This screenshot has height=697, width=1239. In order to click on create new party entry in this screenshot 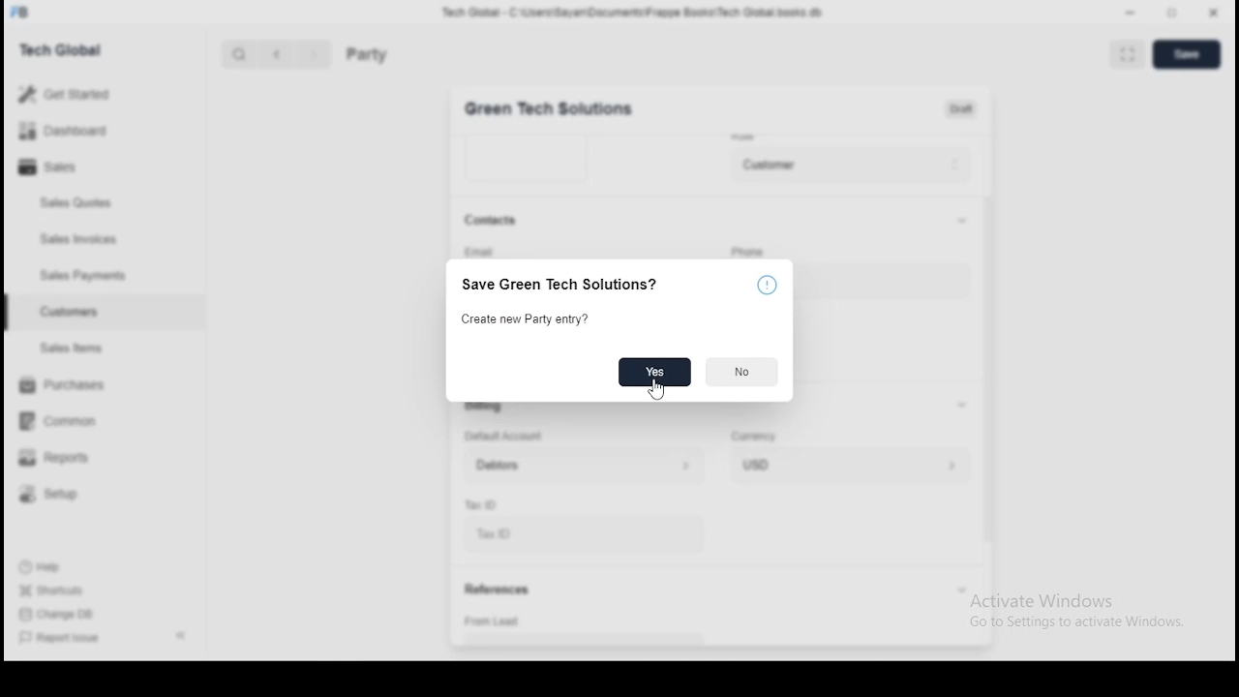, I will do `click(534, 319)`.